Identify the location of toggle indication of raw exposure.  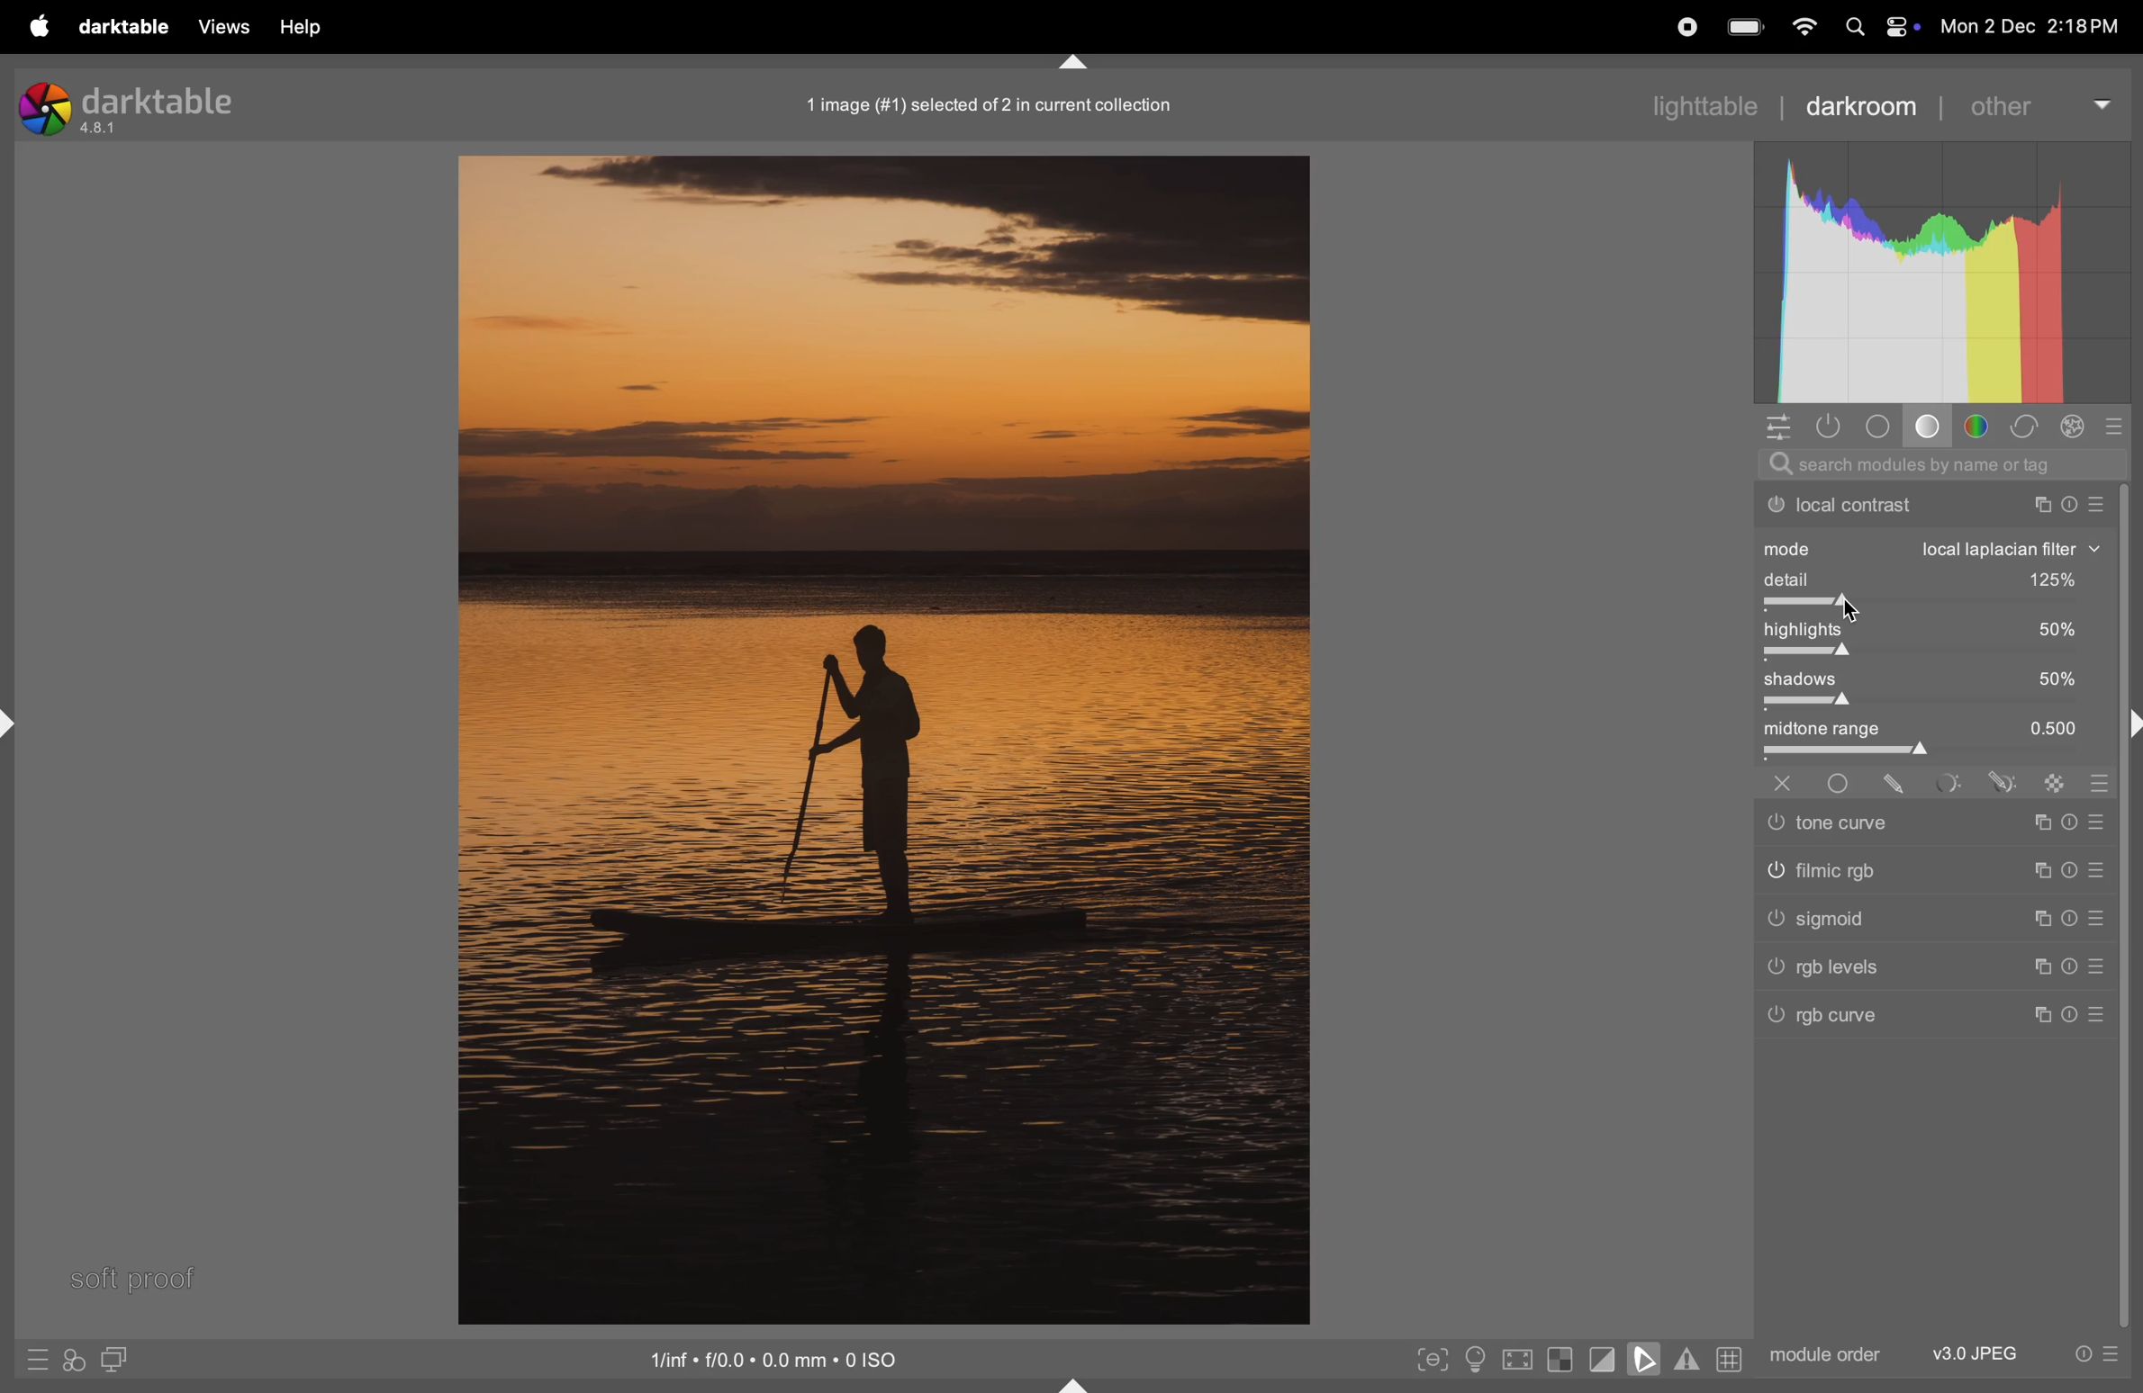
(1562, 1359).